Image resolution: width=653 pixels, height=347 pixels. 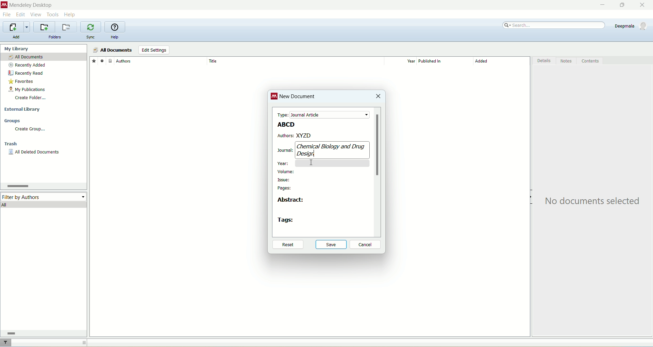 I want to click on logo, so click(x=274, y=97).